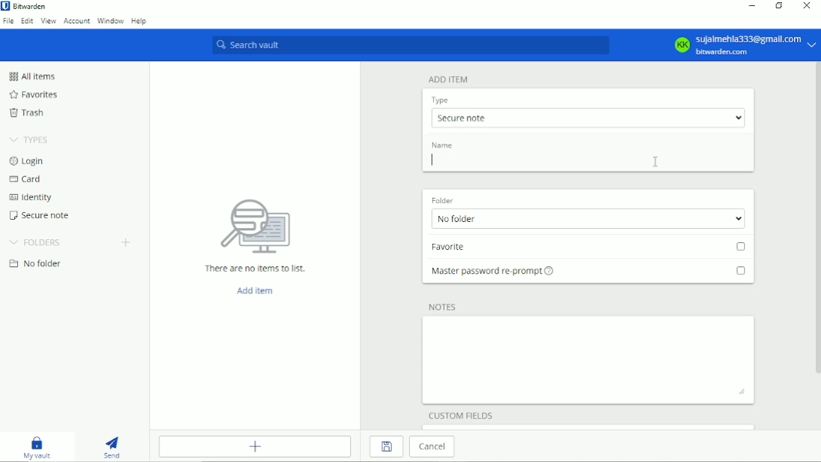 The width and height of the screenshot is (821, 462). Describe the element at coordinates (36, 242) in the screenshot. I see `Folders` at that location.